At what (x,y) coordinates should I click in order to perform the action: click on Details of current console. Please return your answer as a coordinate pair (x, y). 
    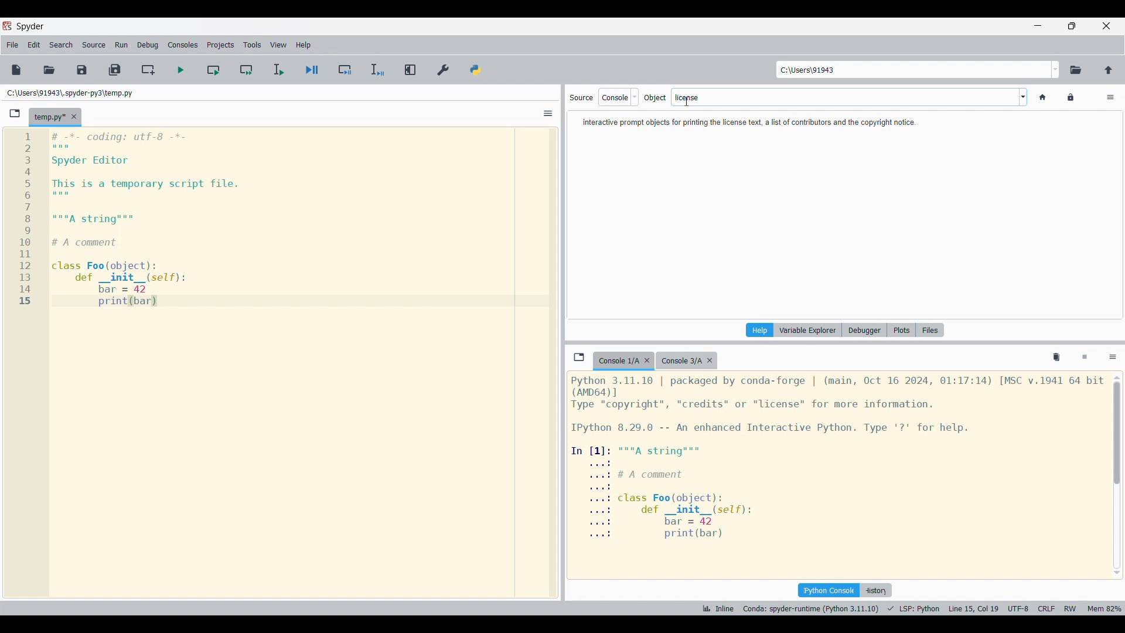
    Looking at the image, I should click on (837, 457).